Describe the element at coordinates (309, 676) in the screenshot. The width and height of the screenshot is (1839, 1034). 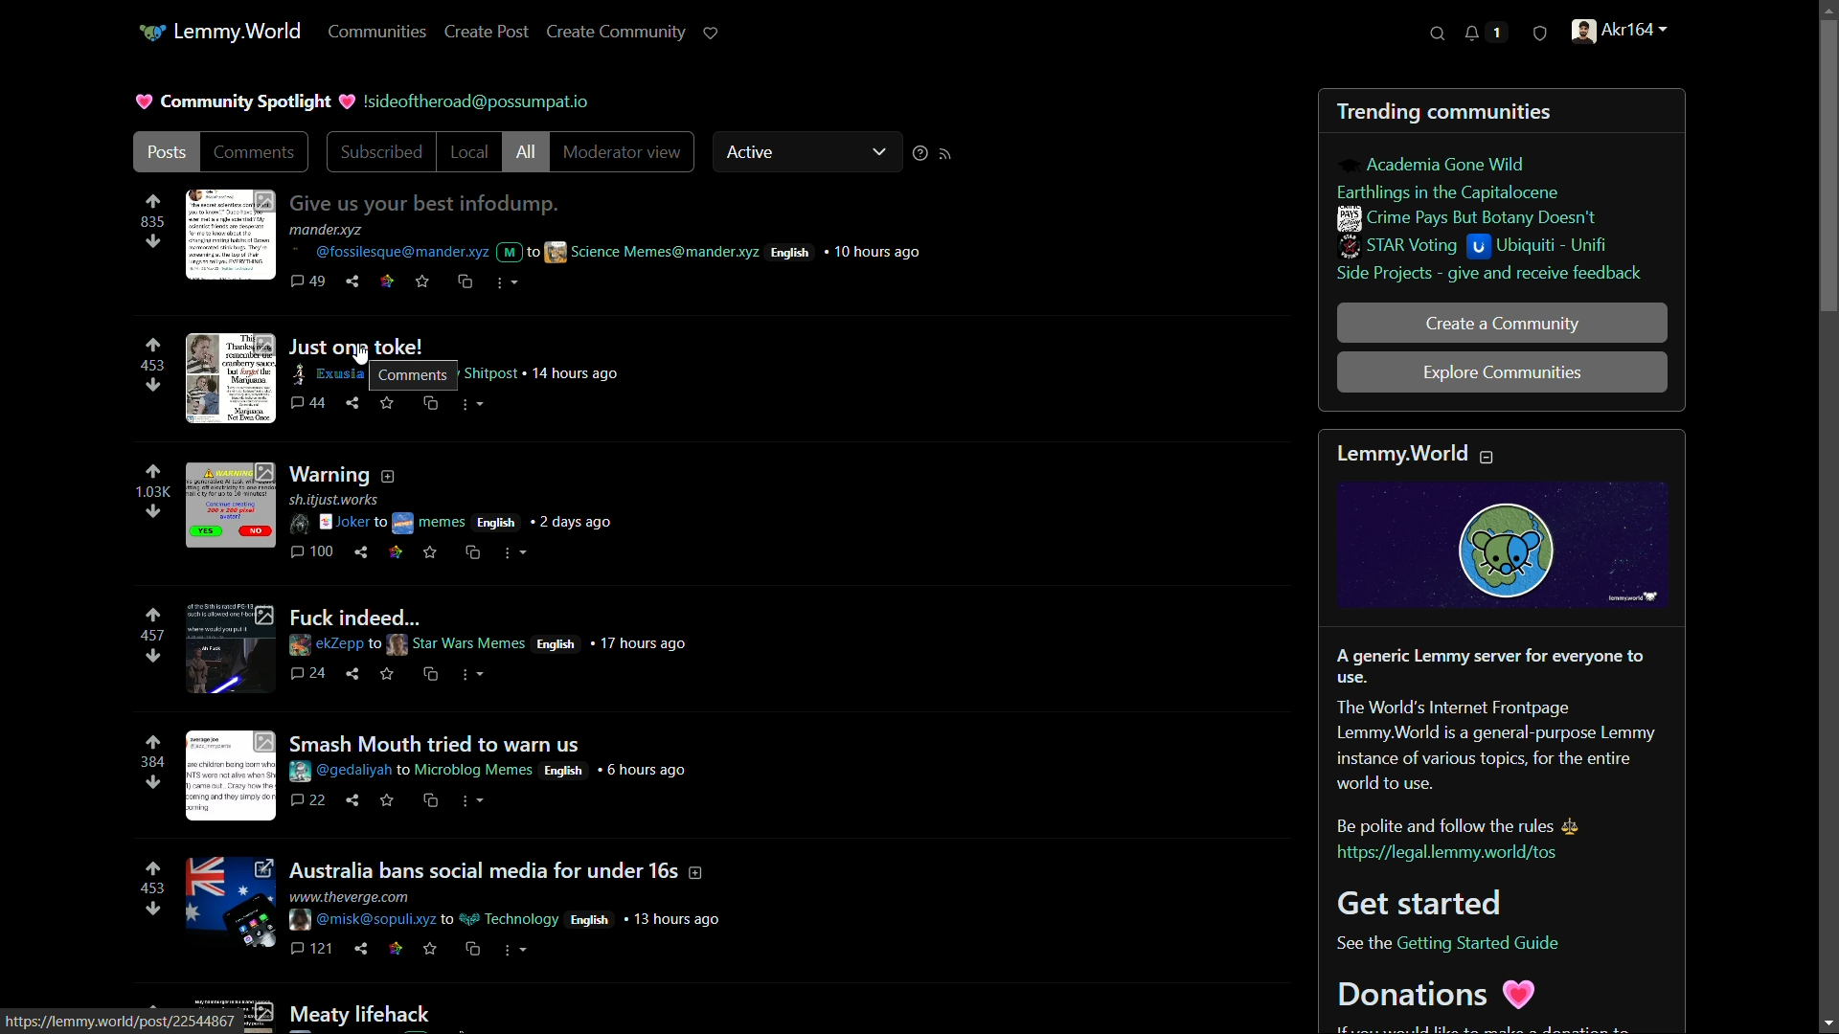
I see `24 comments` at that location.